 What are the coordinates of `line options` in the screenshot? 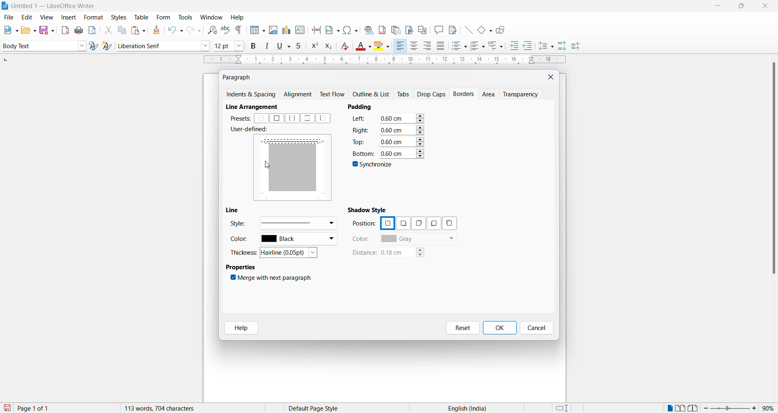 It's located at (298, 223).